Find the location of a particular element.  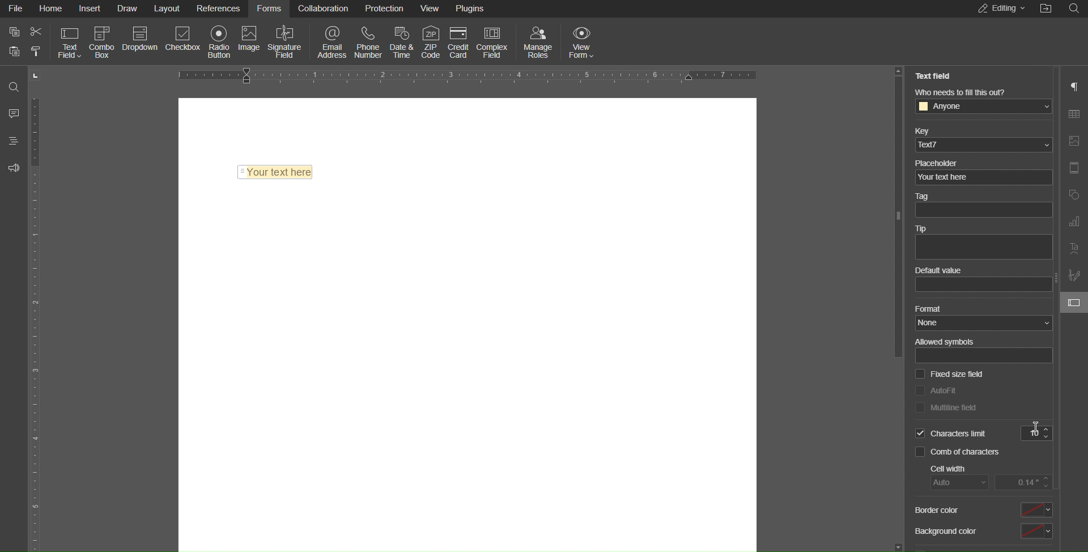

Horizontal Ruler is located at coordinates (470, 74).